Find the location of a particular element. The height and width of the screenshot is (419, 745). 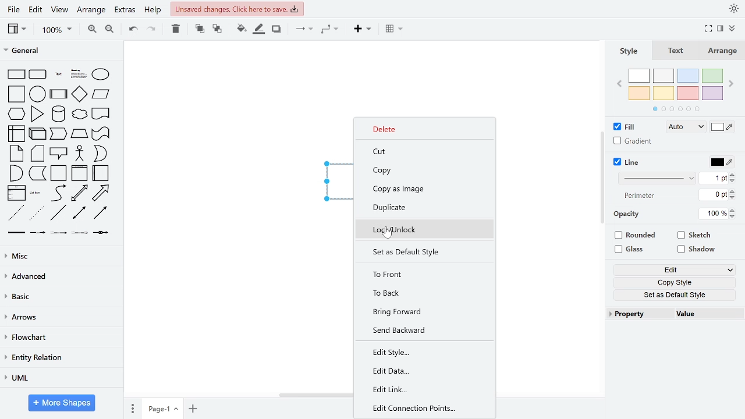

white is located at coordinates (638, 76).